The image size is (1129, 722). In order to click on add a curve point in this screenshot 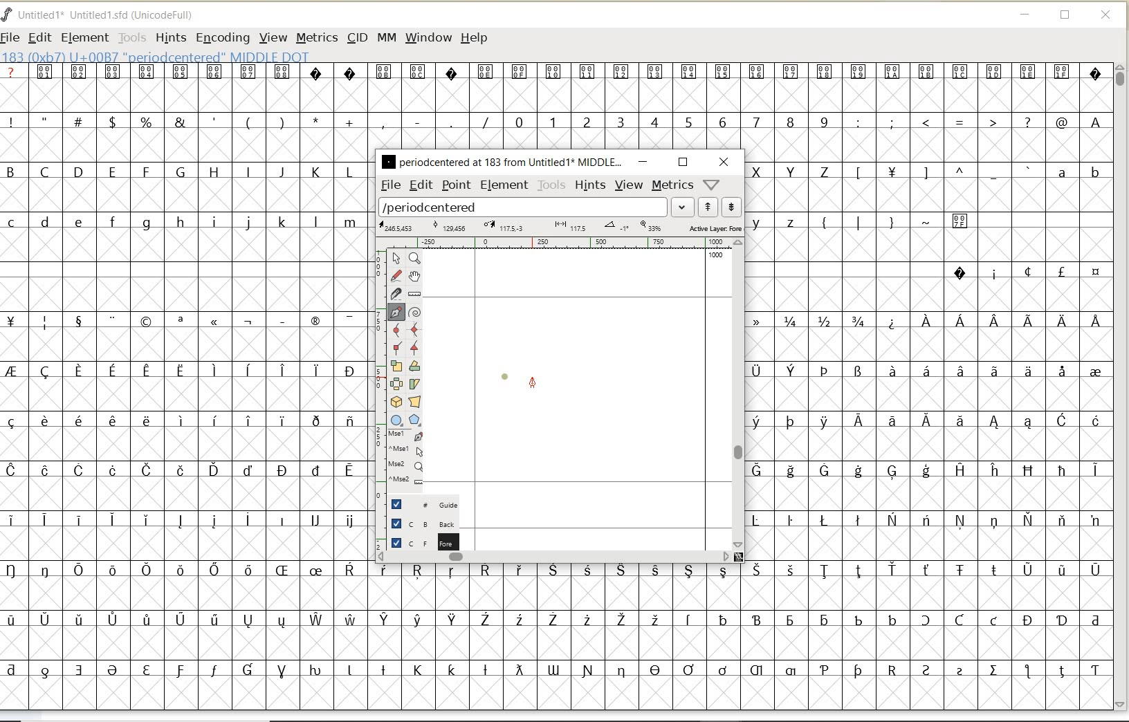, I will do `click(397, 328)`.